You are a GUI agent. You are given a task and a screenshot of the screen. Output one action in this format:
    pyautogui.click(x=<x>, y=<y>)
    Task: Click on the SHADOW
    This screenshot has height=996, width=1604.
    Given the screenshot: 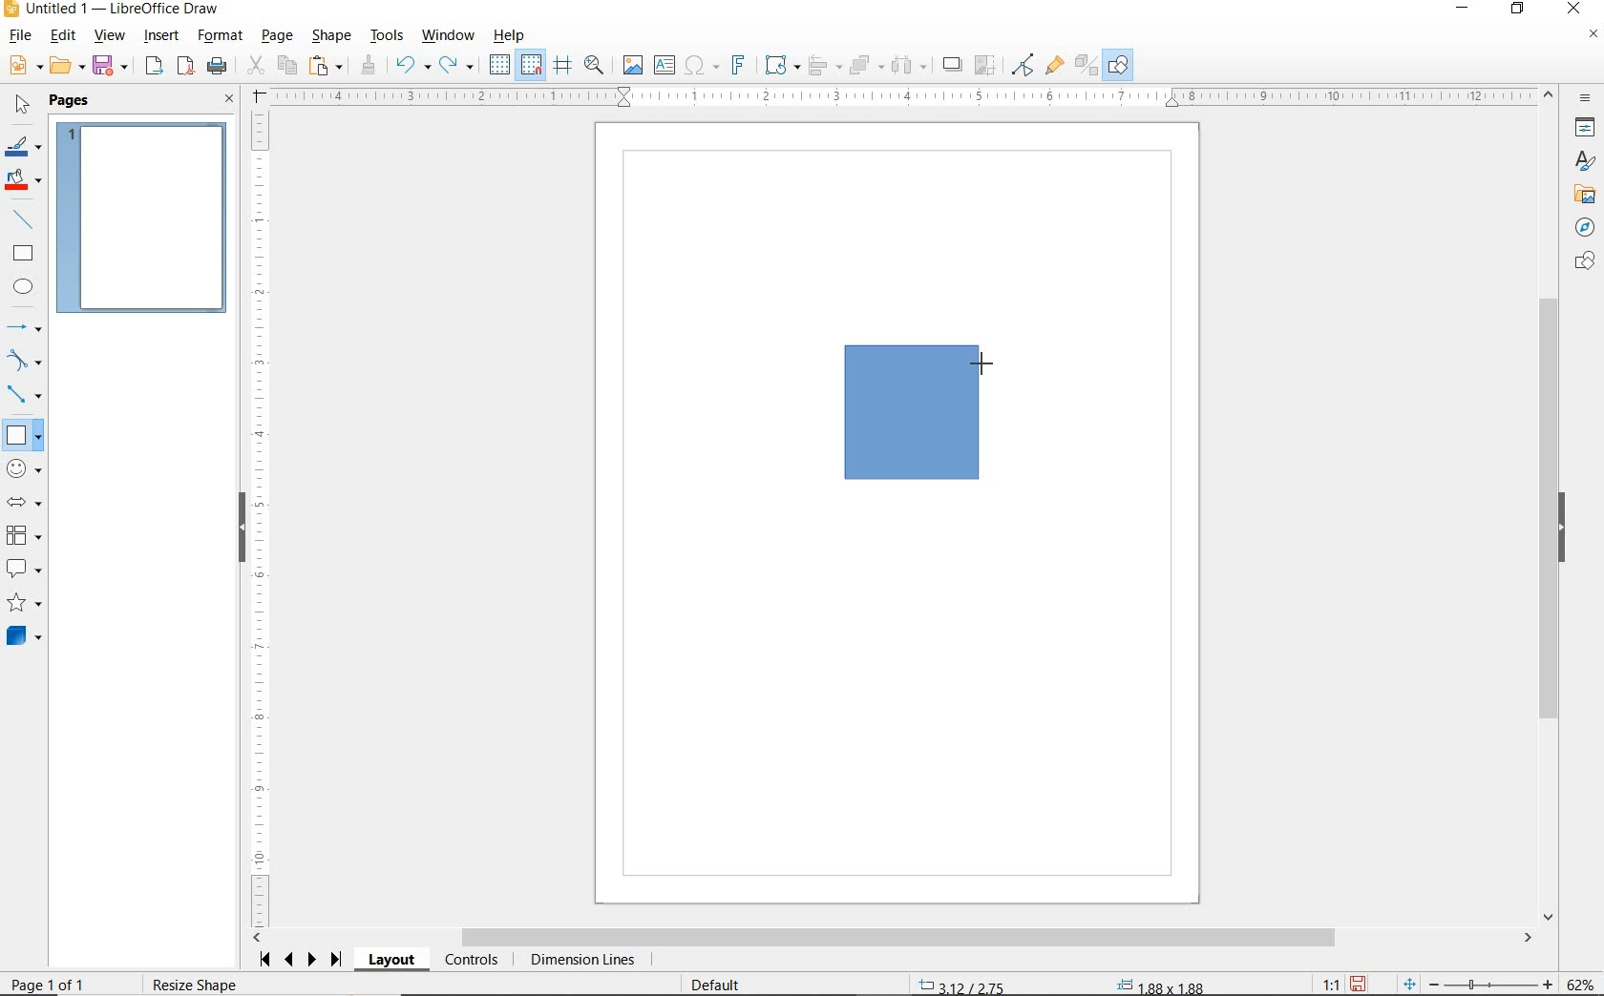 What is the action you would take?
    pyautogui.click(x=953, y=65)
    